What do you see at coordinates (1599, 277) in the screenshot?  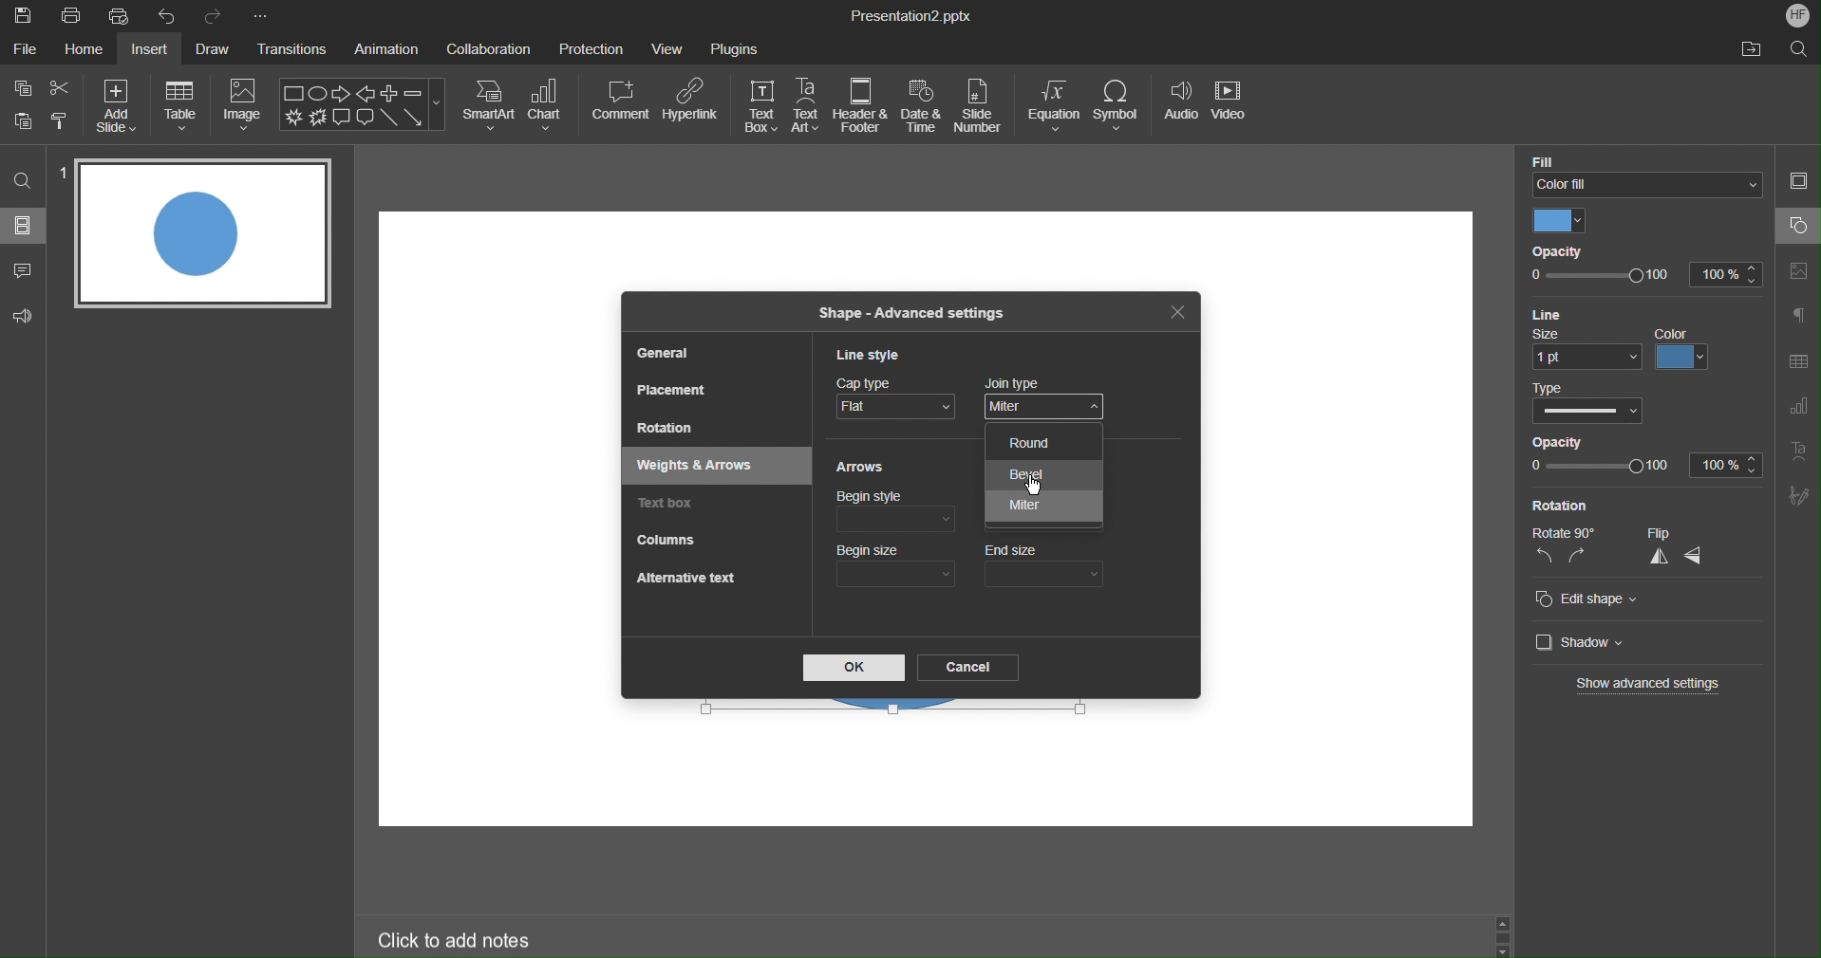 I see `opacity slider` at bounding box center [1599, 277].